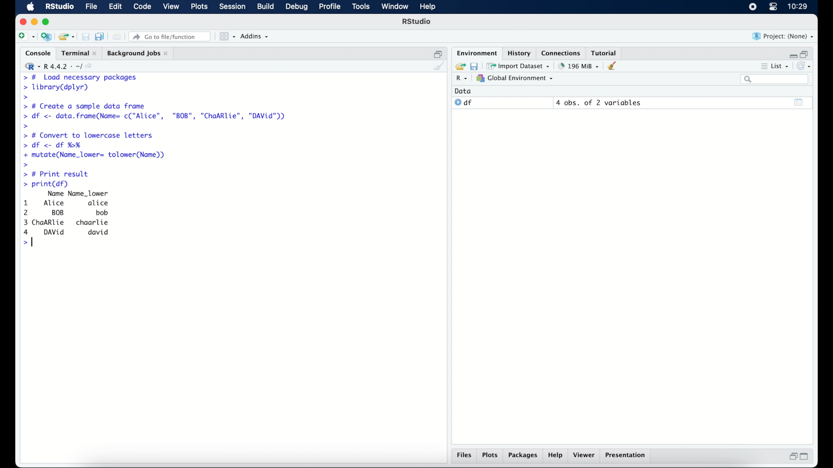  What do you see at coordinates (515, 78) in the screenshot?
I see `global environment` at bounding box center [515, 78].